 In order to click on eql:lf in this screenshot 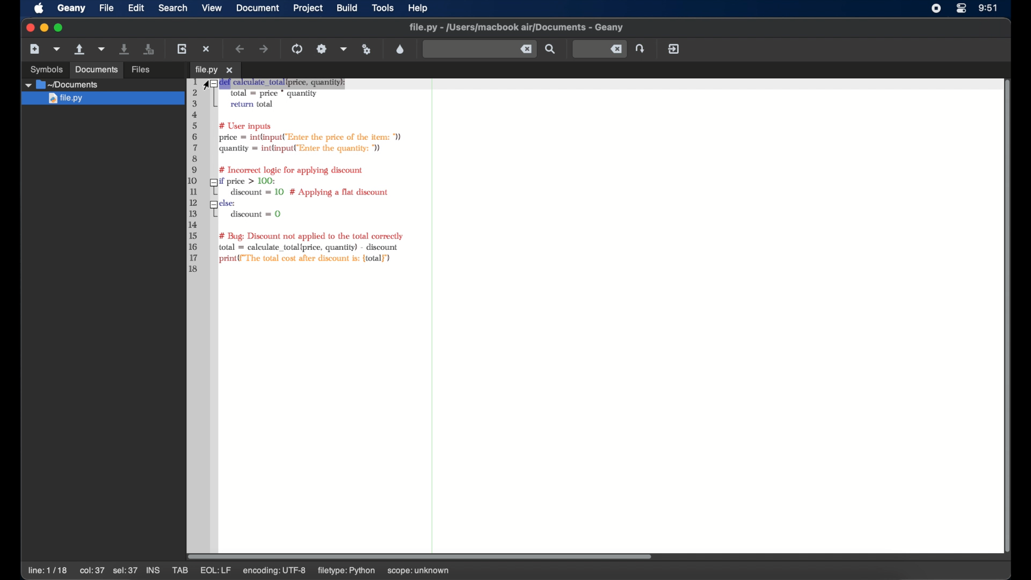, I will do `click(215, 570)`.